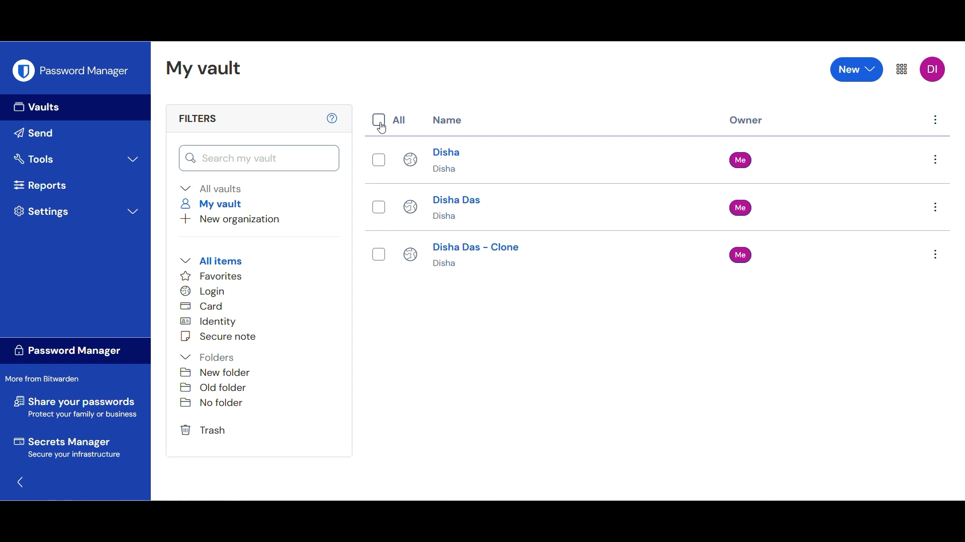  Describe the element at coordinates (66, 450) in the screenshot. I see `Secrets Manager      Secure your infrastucture` at that location.